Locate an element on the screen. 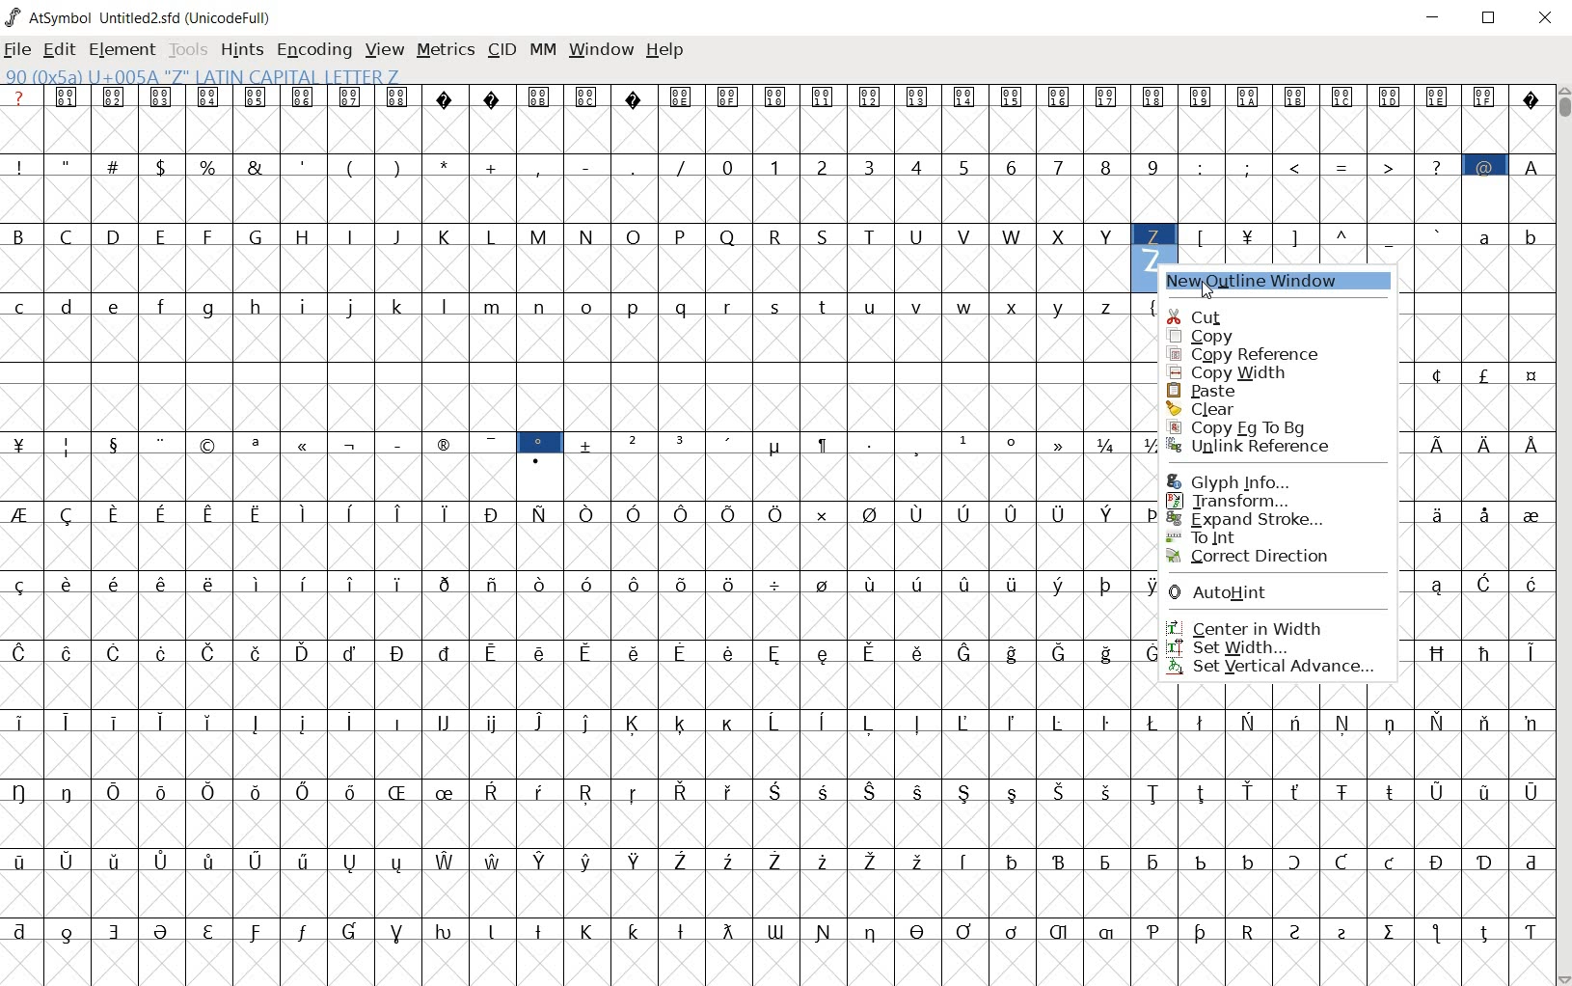 Image resolution: width=1572 pixels, height=986 pixels. Expand Stroke is located at coordinates (1256, 520).